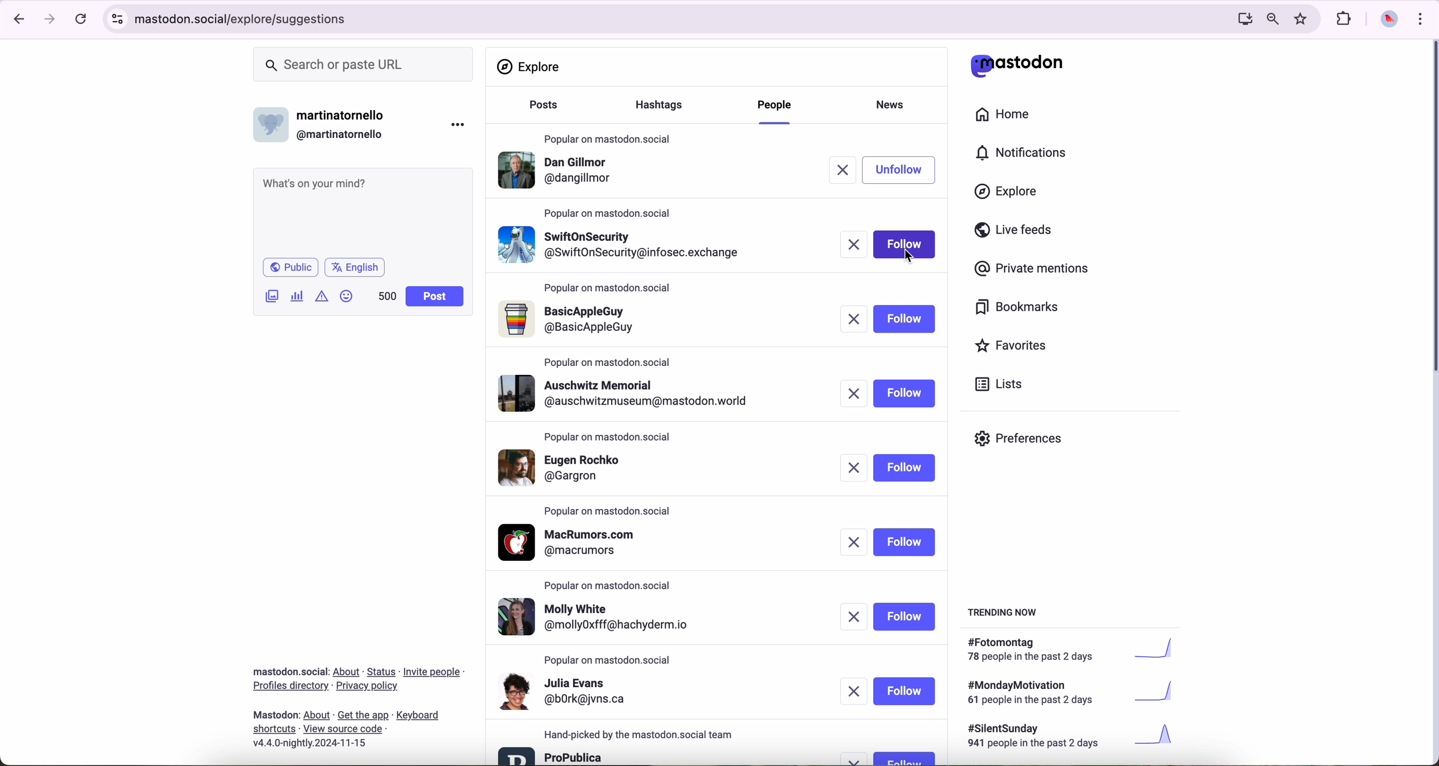 The height and width of the screenshot is (766, 1439). I want to click on popular on mastodon.social, so click(611, 212).